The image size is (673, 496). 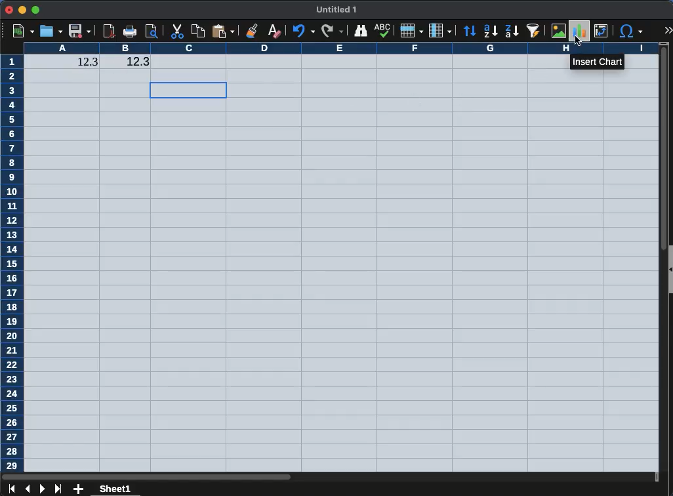 I want to click on untitled 1, so click(x=336, y=10).